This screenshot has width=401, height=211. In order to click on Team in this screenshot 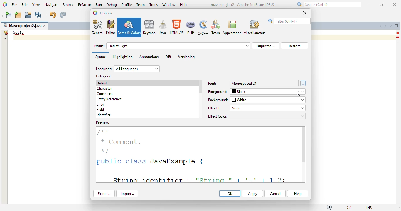, I will do `click(215, 27)`.